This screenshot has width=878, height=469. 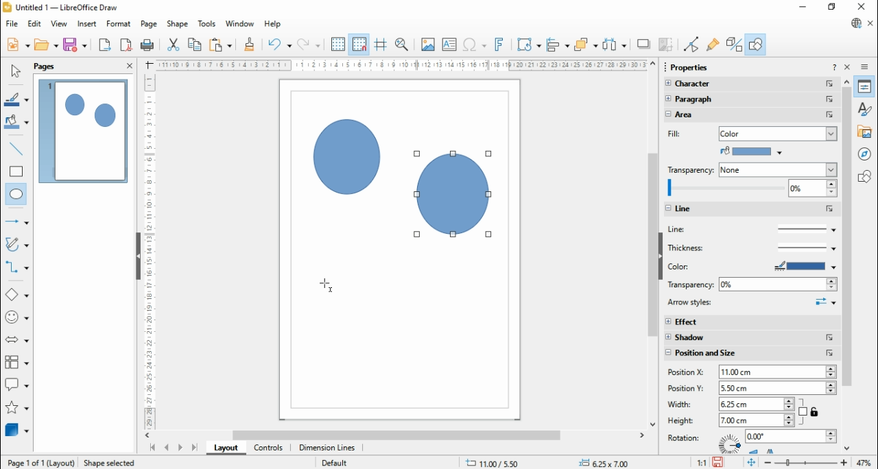 I want to click on align  objects, so click(x=558, y=45).